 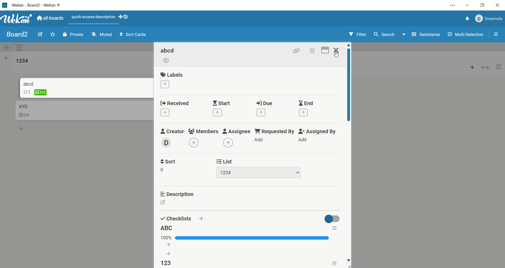 I want to click on list, so click(x=257, y=167).